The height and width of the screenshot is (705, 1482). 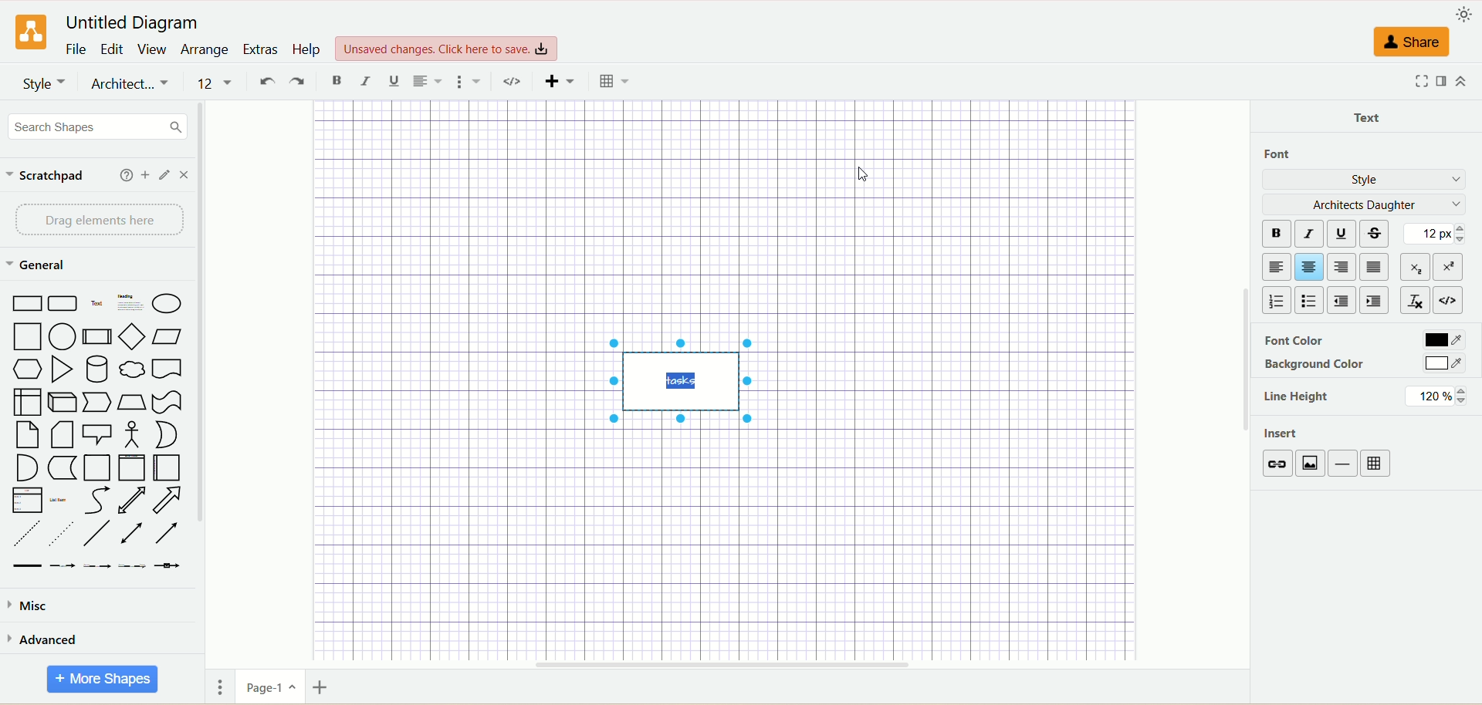 What do you see at coordinates (99, 568) in the screenshot?
I see `Arrow with Double Break` at bounding box center [99, 568].